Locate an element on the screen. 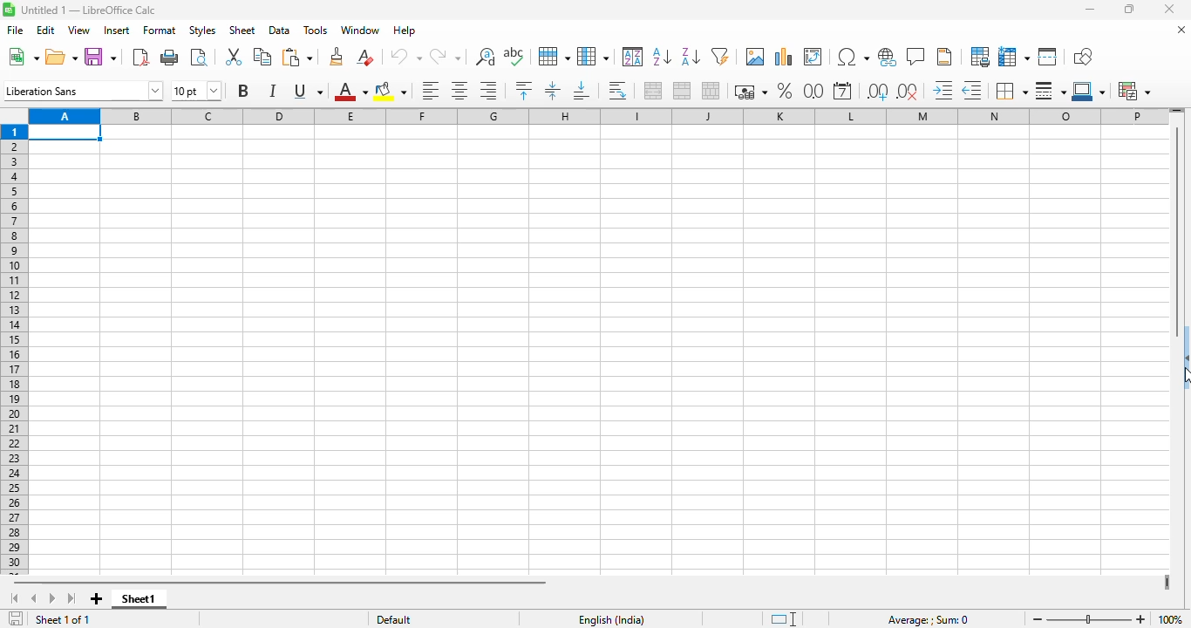  format as number is located at coordinates (814, 91).